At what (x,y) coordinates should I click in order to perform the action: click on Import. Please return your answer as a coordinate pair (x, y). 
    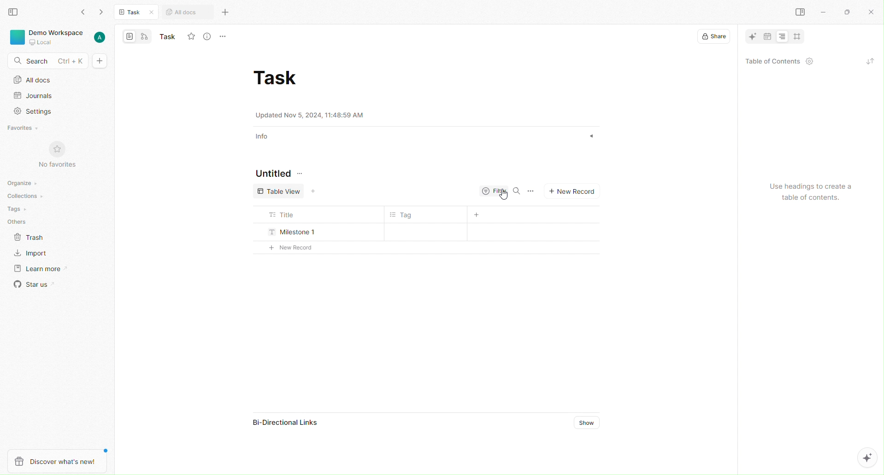
    Looking at the image, I should click on (35, 254).